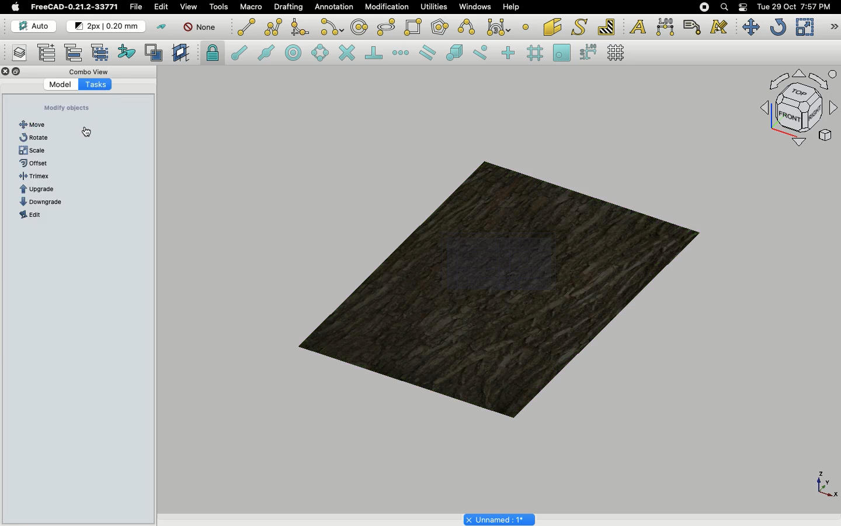 The image size is (841, 526). Describe the element at coordinates (347, 54) in the screenshot. I see `Snap intersection` at that location.